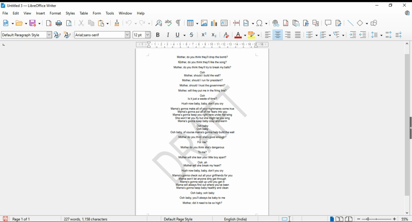  I want to click on cut, so click(82, 23).